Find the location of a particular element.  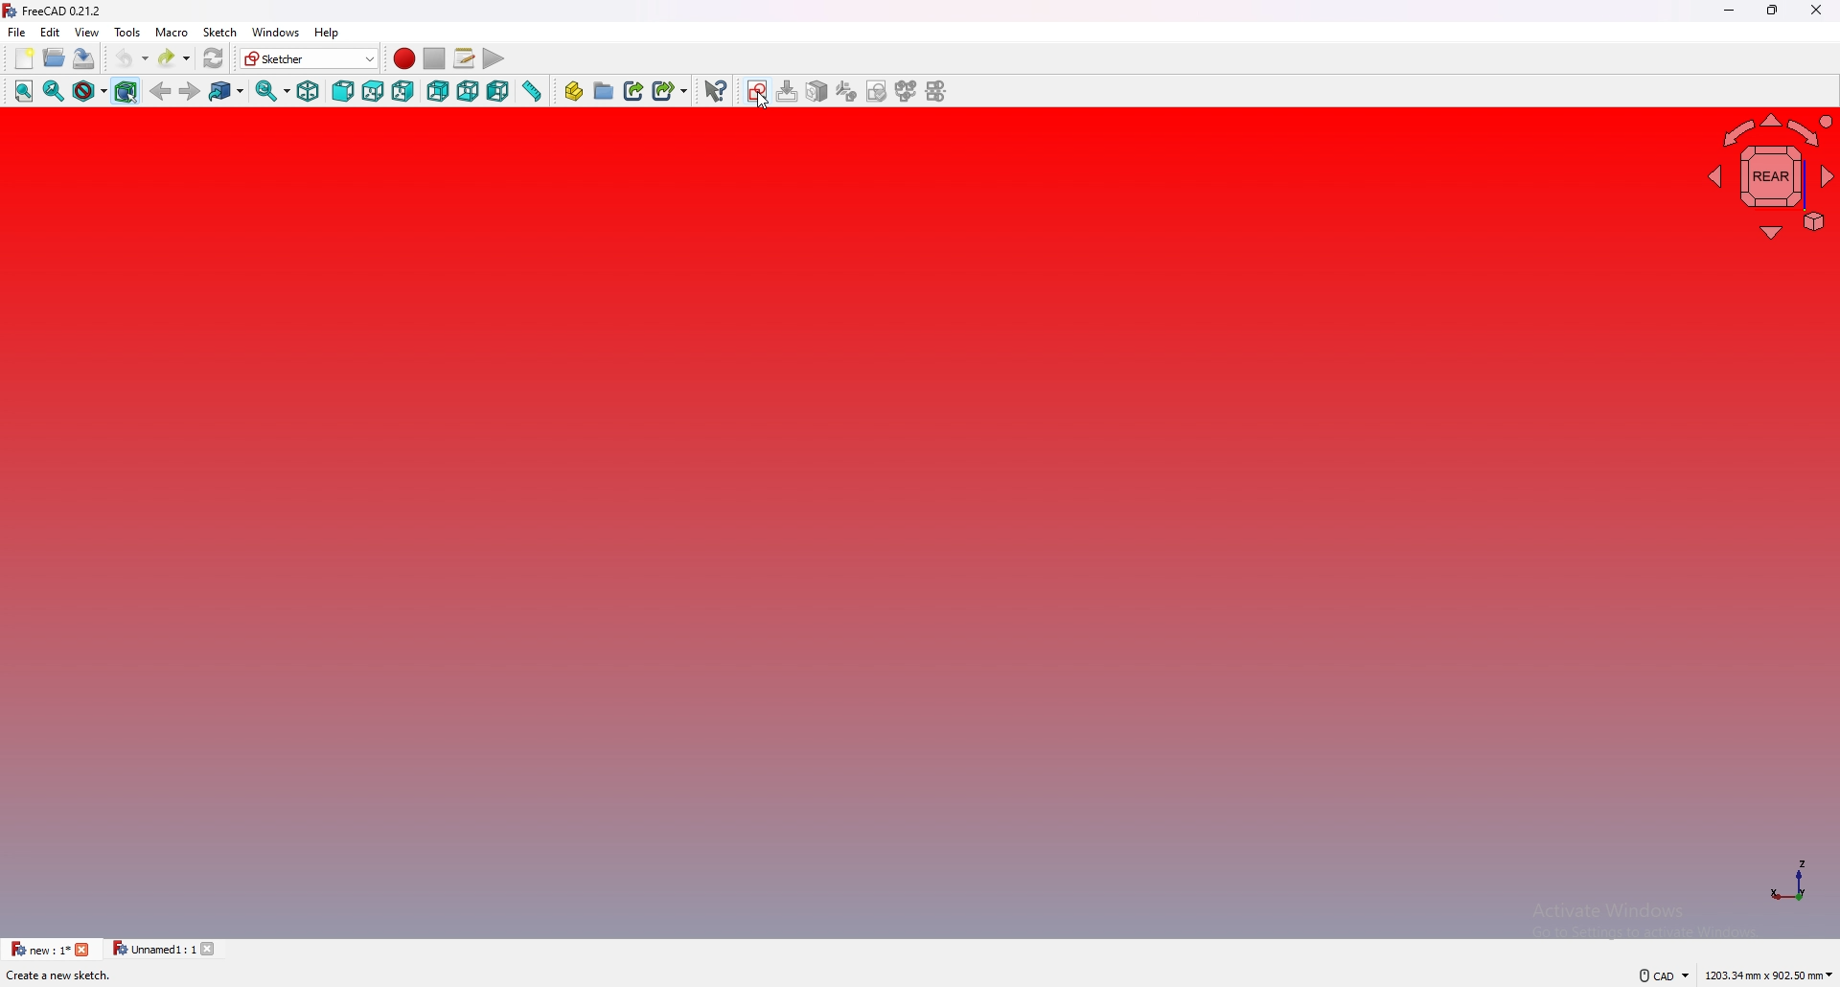

axis is located at coordinates (1795, 881).